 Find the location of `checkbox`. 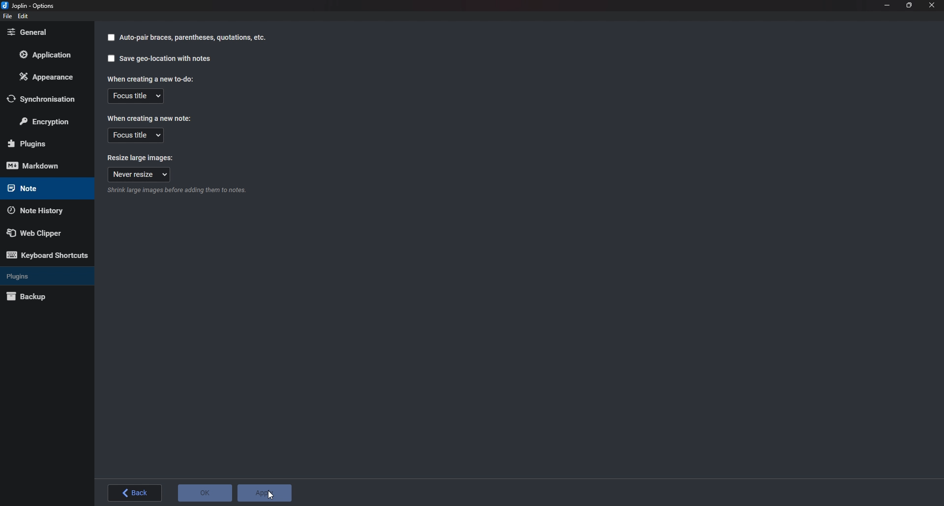

checkbox is located at coordinates (111, 38).